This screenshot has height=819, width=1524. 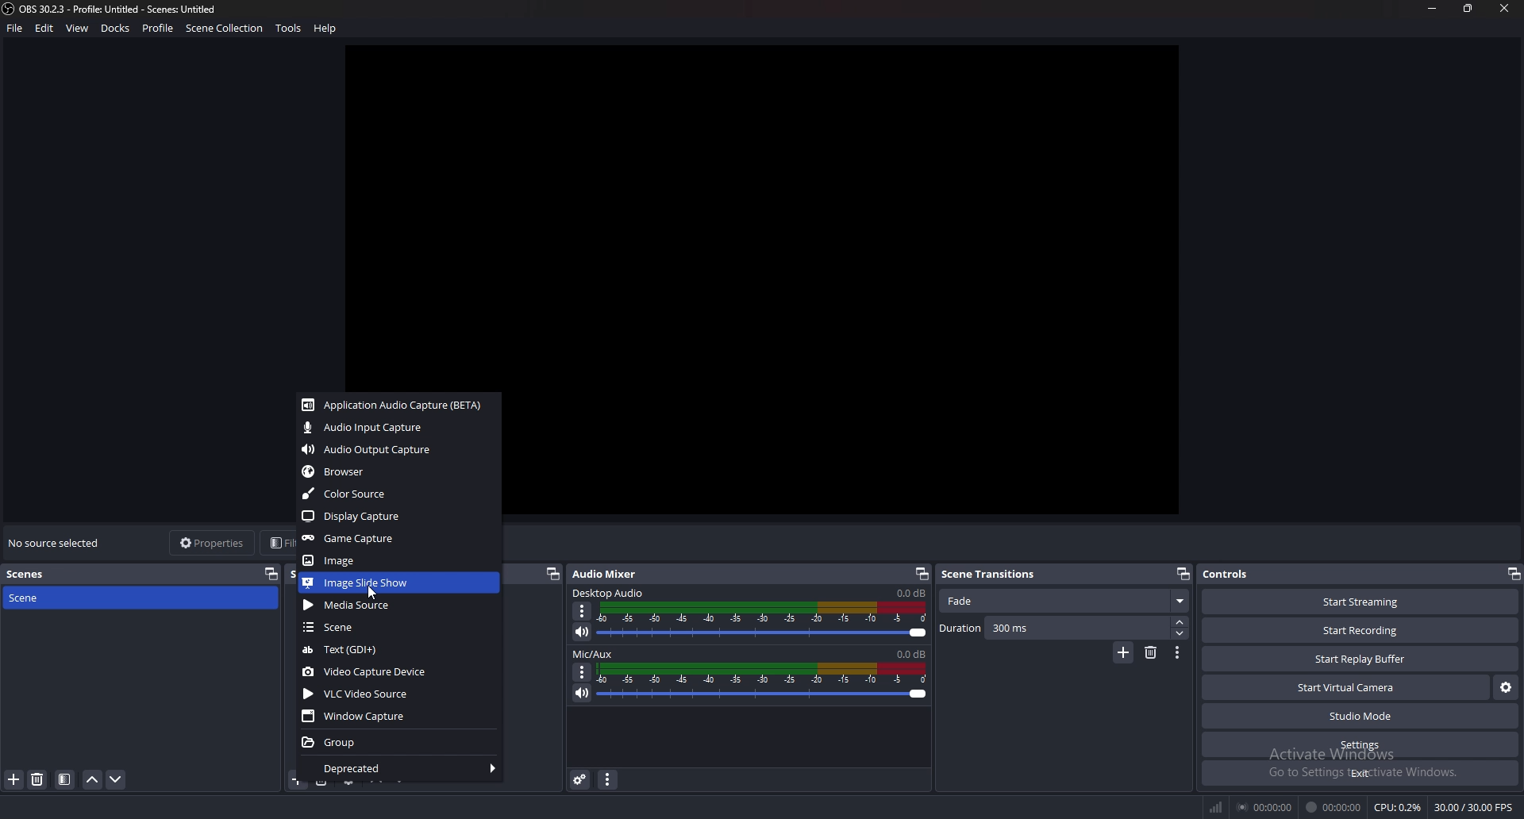 I want to click on mic/aux, so click(x=597, y=654).